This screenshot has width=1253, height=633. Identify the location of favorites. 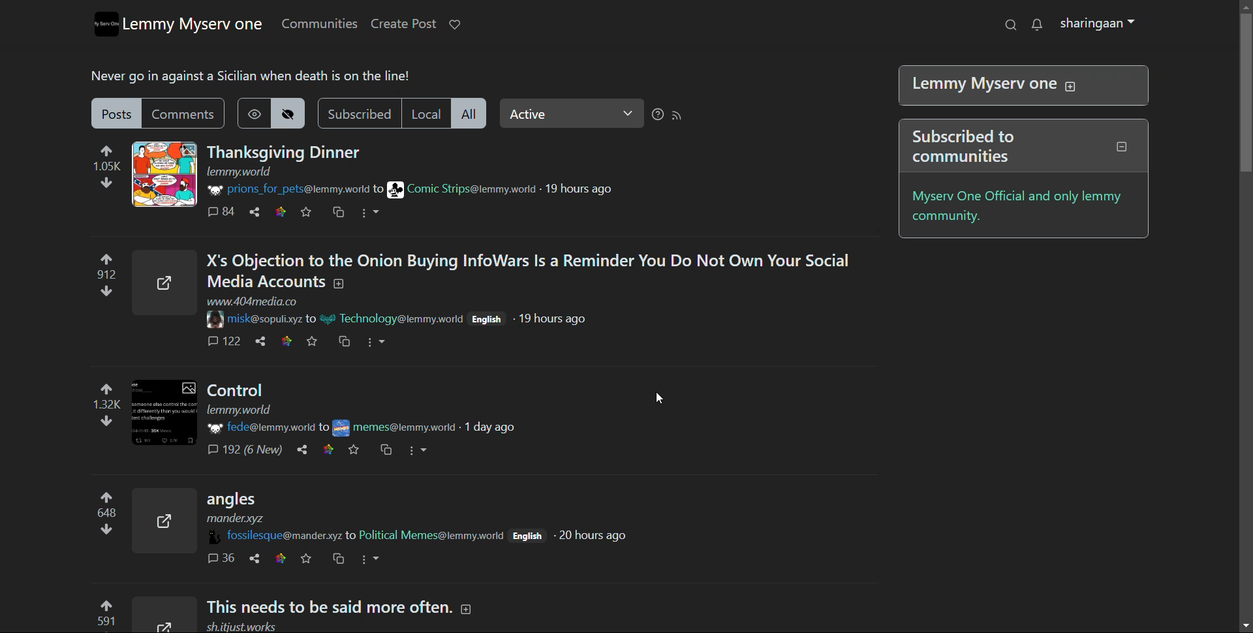
(356, 450).